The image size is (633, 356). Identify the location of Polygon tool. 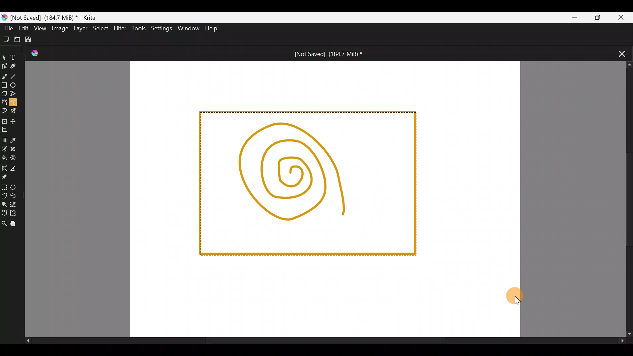
(4, 94).